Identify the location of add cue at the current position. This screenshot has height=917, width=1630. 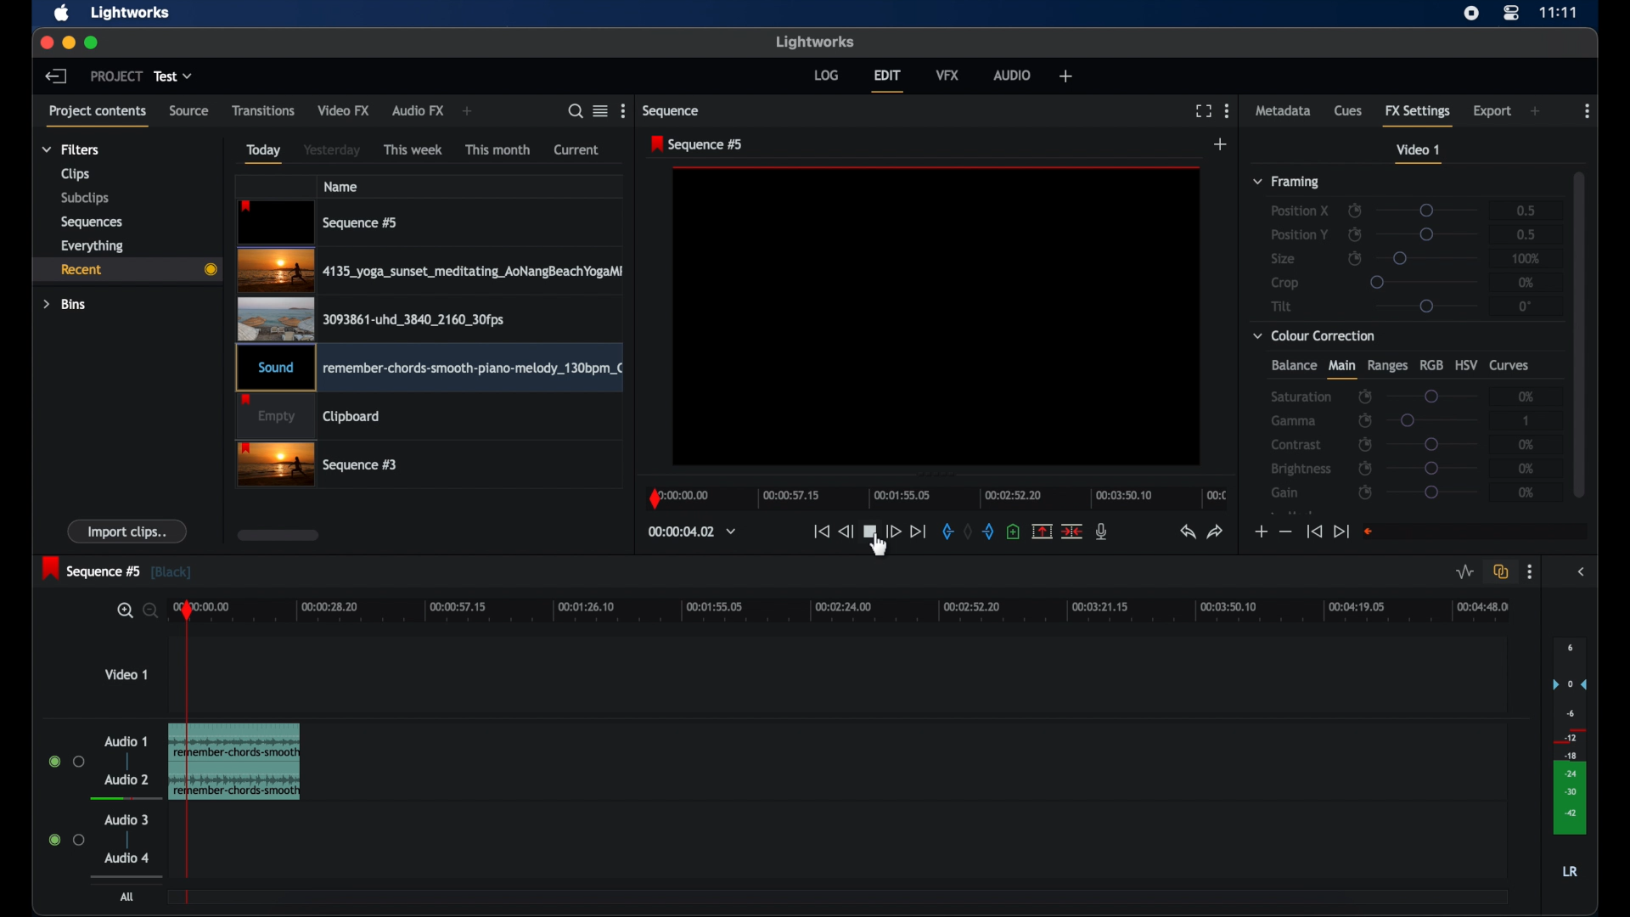
(1013, 531).